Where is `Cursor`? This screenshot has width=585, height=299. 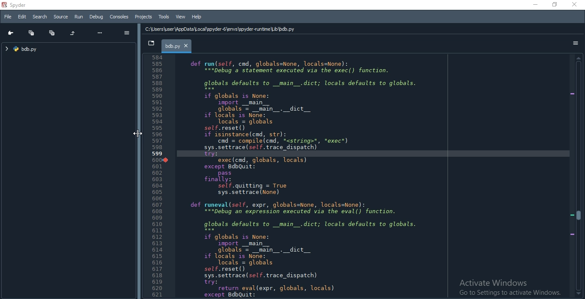 Cursor is located at coordinates (137, 133).